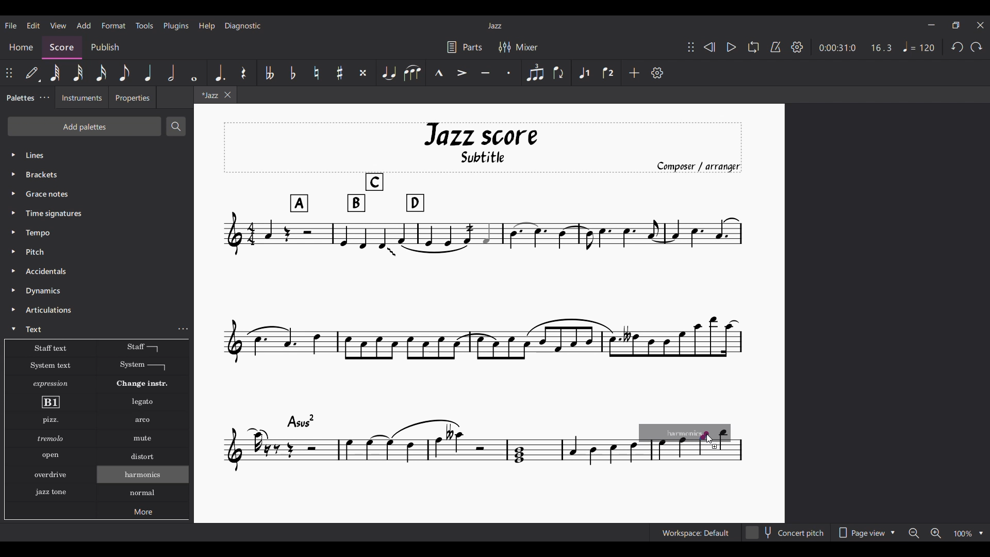 Image resolution: width=990 pixels, height=557 pixels. I want to click on Arco, so click(143, 420).